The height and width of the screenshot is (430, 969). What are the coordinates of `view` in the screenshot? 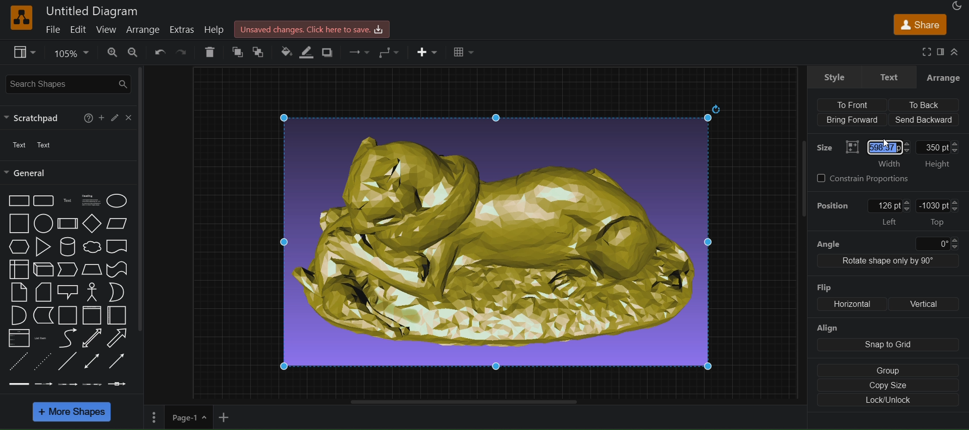 It's located at (25, 52).